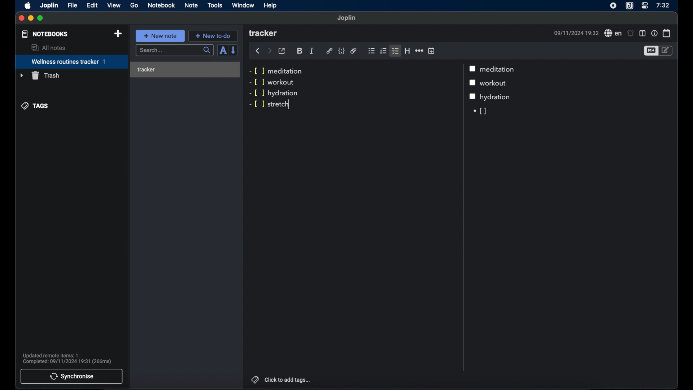 The height and width of the screenshot is (390, 693). I want to click on code, so click(341, 51).